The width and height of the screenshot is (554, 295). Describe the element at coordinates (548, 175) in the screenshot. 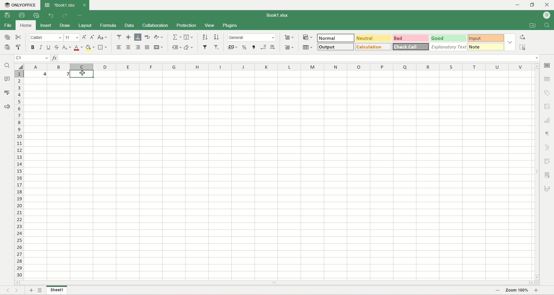

I see `slicer settings` at that location.